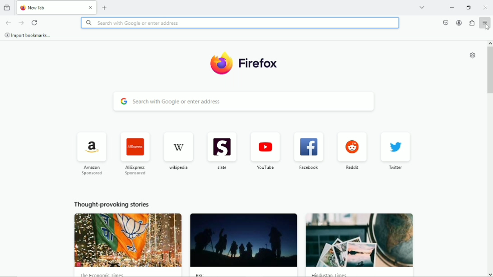 Image resolution: width=493 pixels, height=277 pixels. Describe the element at coordinates (460, 23) in the screenshot. I see `Account` at that location.